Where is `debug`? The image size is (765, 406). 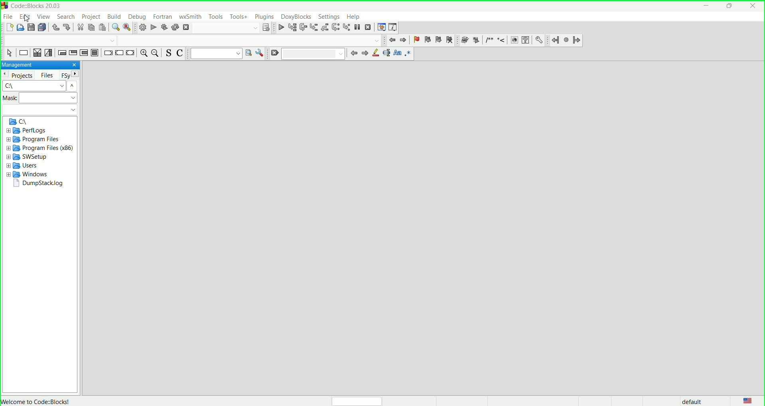
debug is located at coordinates (138, 16).